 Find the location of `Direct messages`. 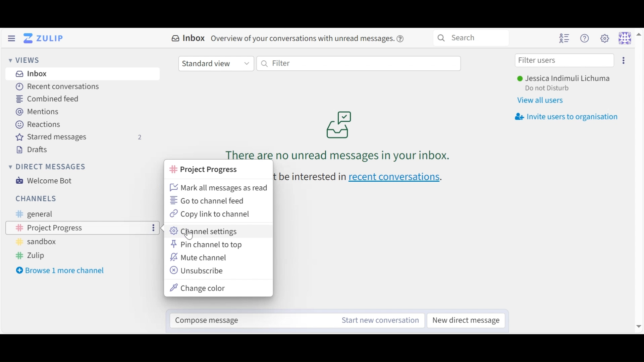

Direct messages is located at coordinates (49, 168).